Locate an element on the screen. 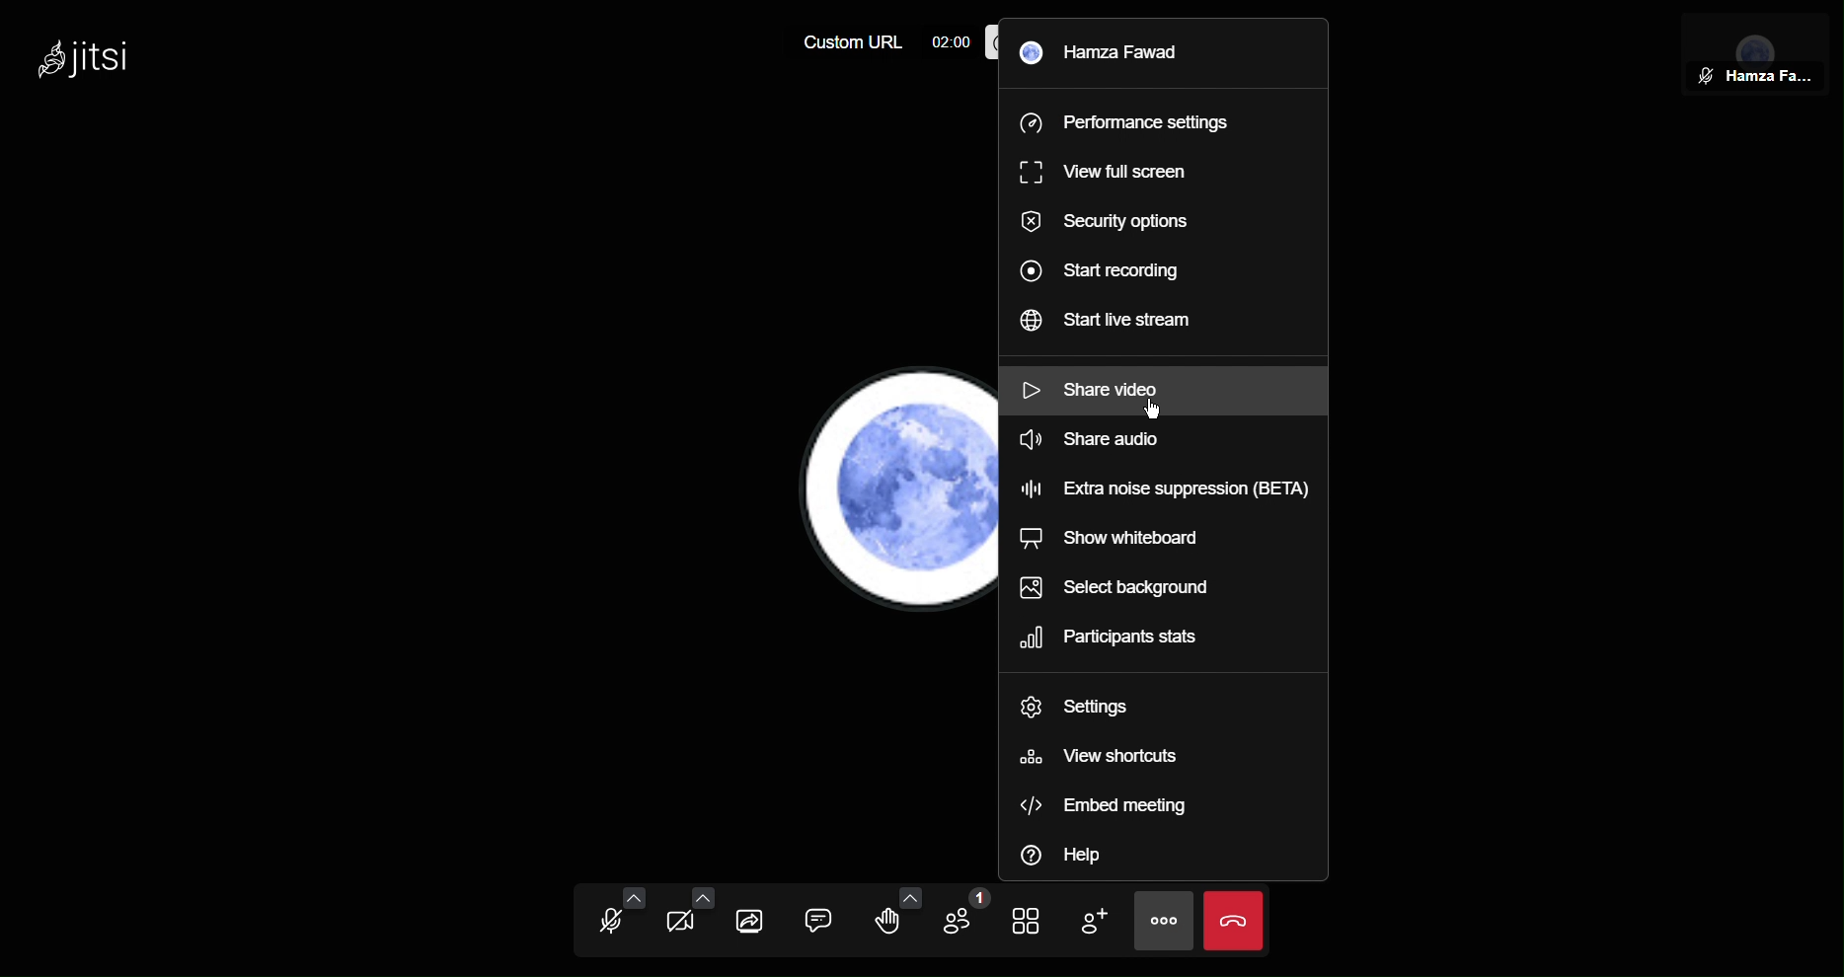 This screenshot has height=977, width=1844. Tile View is located at coordinates (1035, 922).